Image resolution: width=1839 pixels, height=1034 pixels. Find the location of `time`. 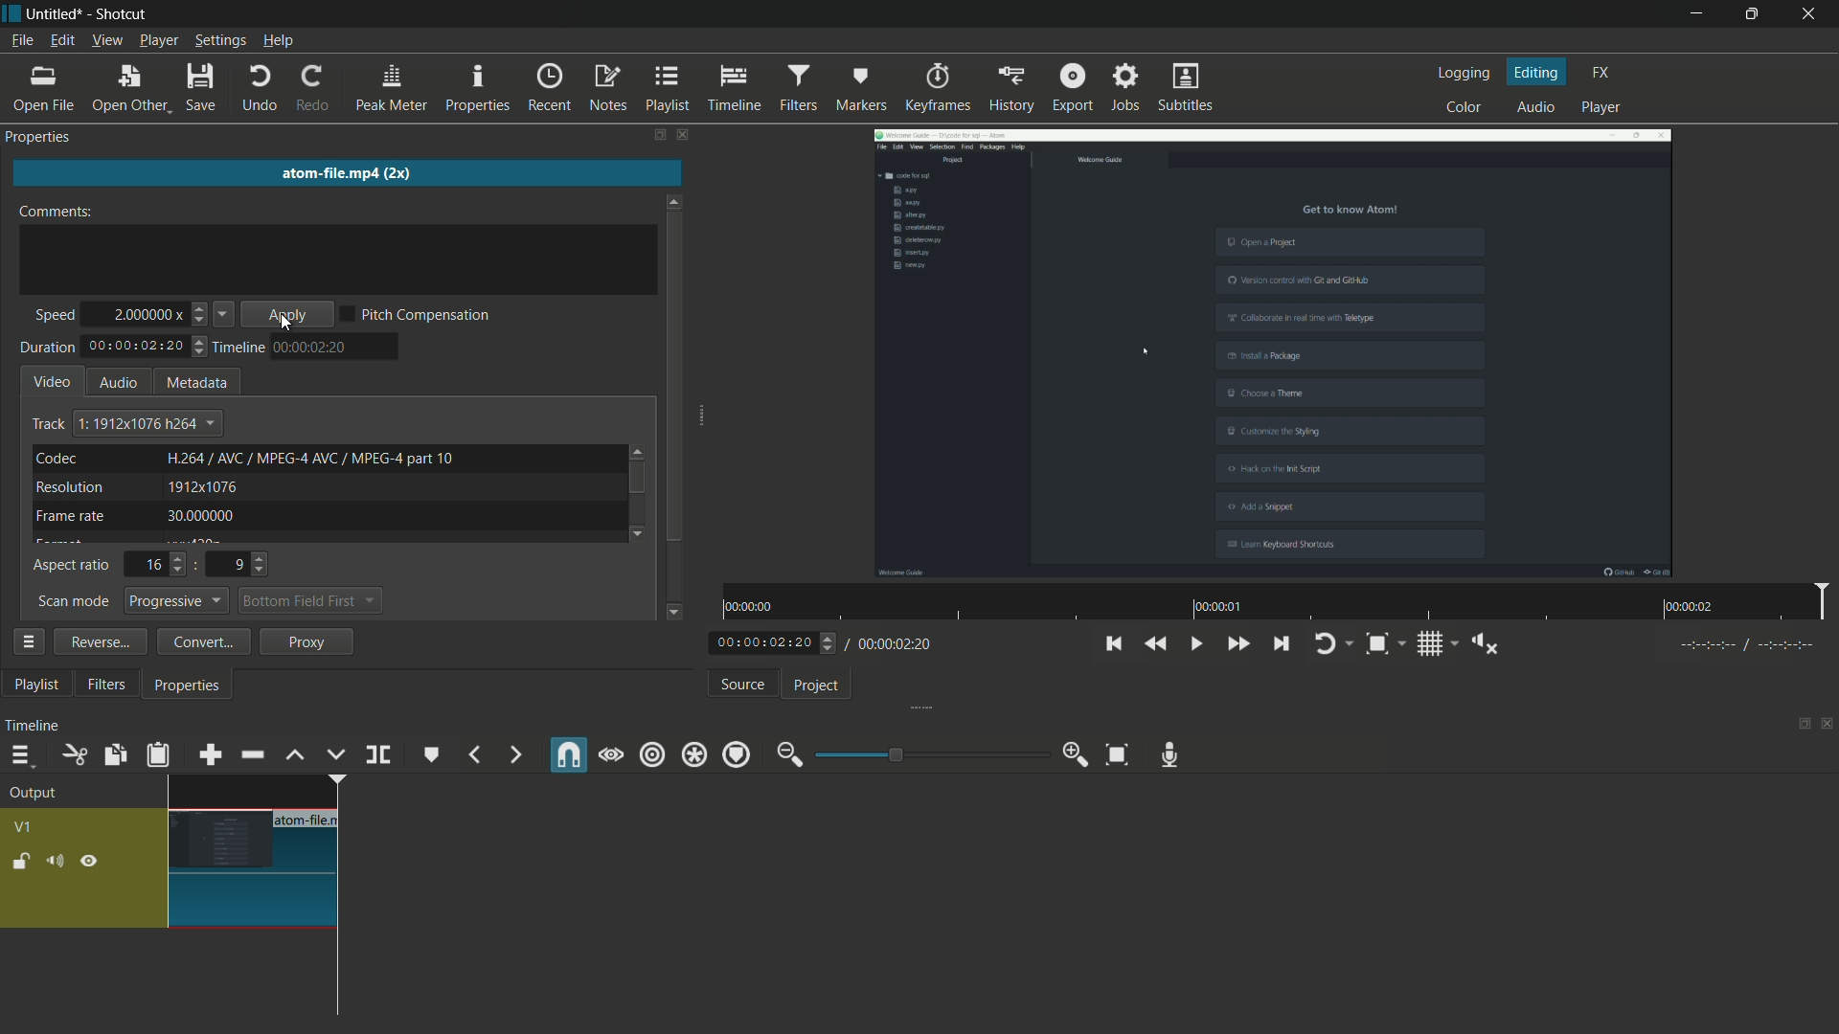

time is located at coordinates (312, 347).